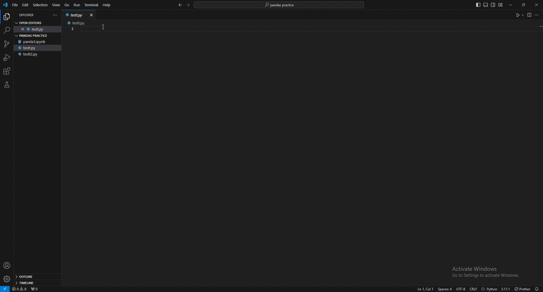 The width and height of the screenshot is (543, 292). Describe the element at coordinates (538, 16) in the screenshot. I see `more options` at that location.